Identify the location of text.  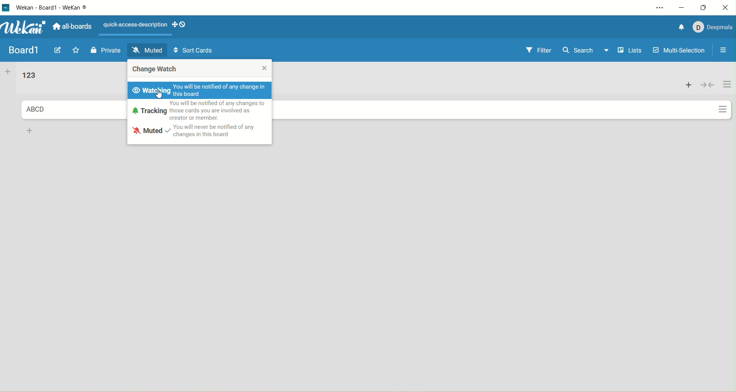
(133, 25).